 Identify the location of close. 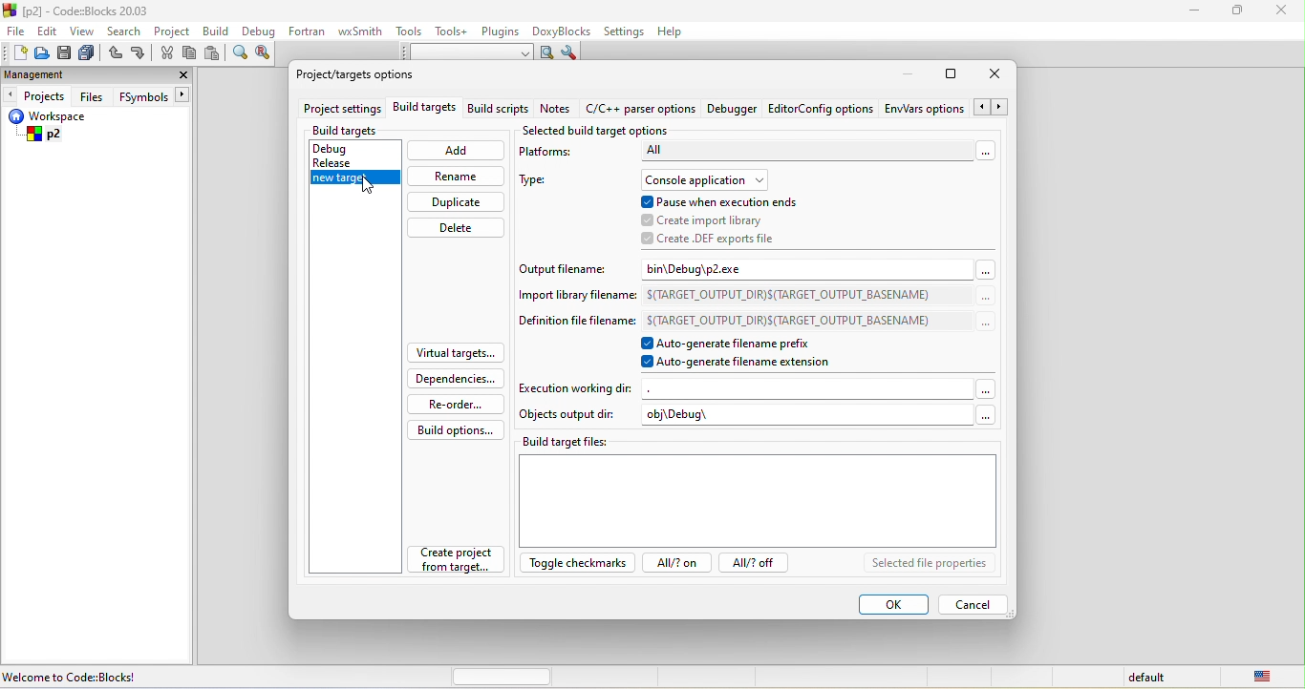
(181, 74).